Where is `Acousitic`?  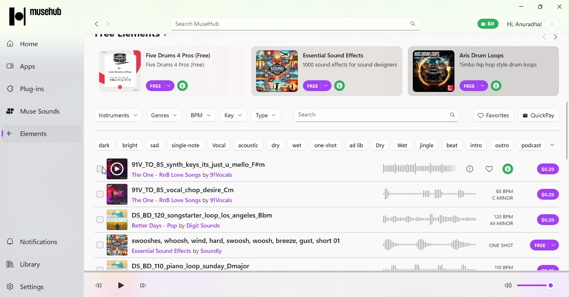
Acousitic is located at coordinates (248, 145).